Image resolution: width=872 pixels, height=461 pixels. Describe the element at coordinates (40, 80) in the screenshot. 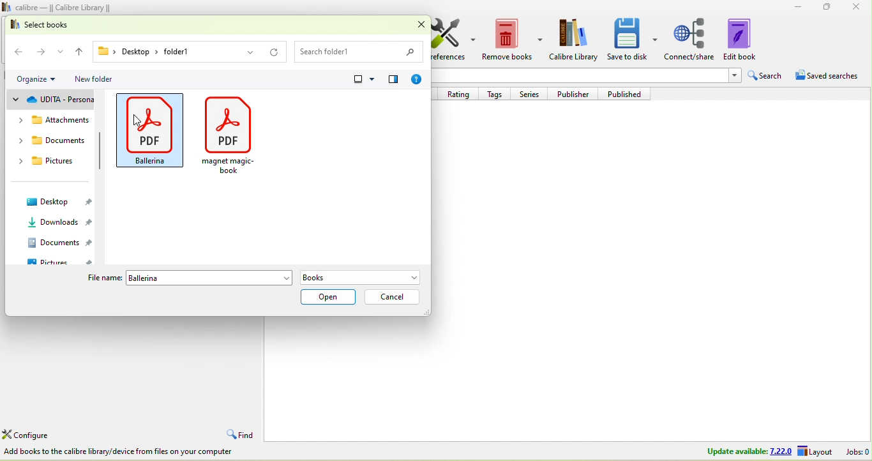

I see `organize` at that location.